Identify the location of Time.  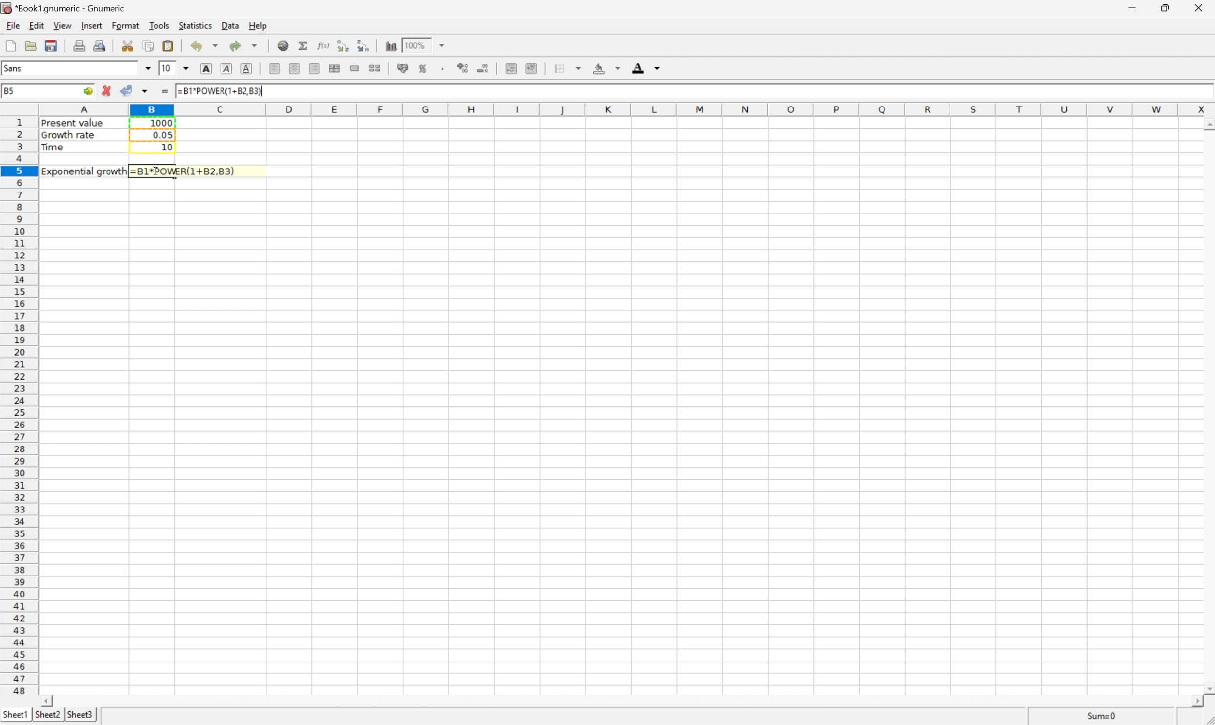
(54, 147).